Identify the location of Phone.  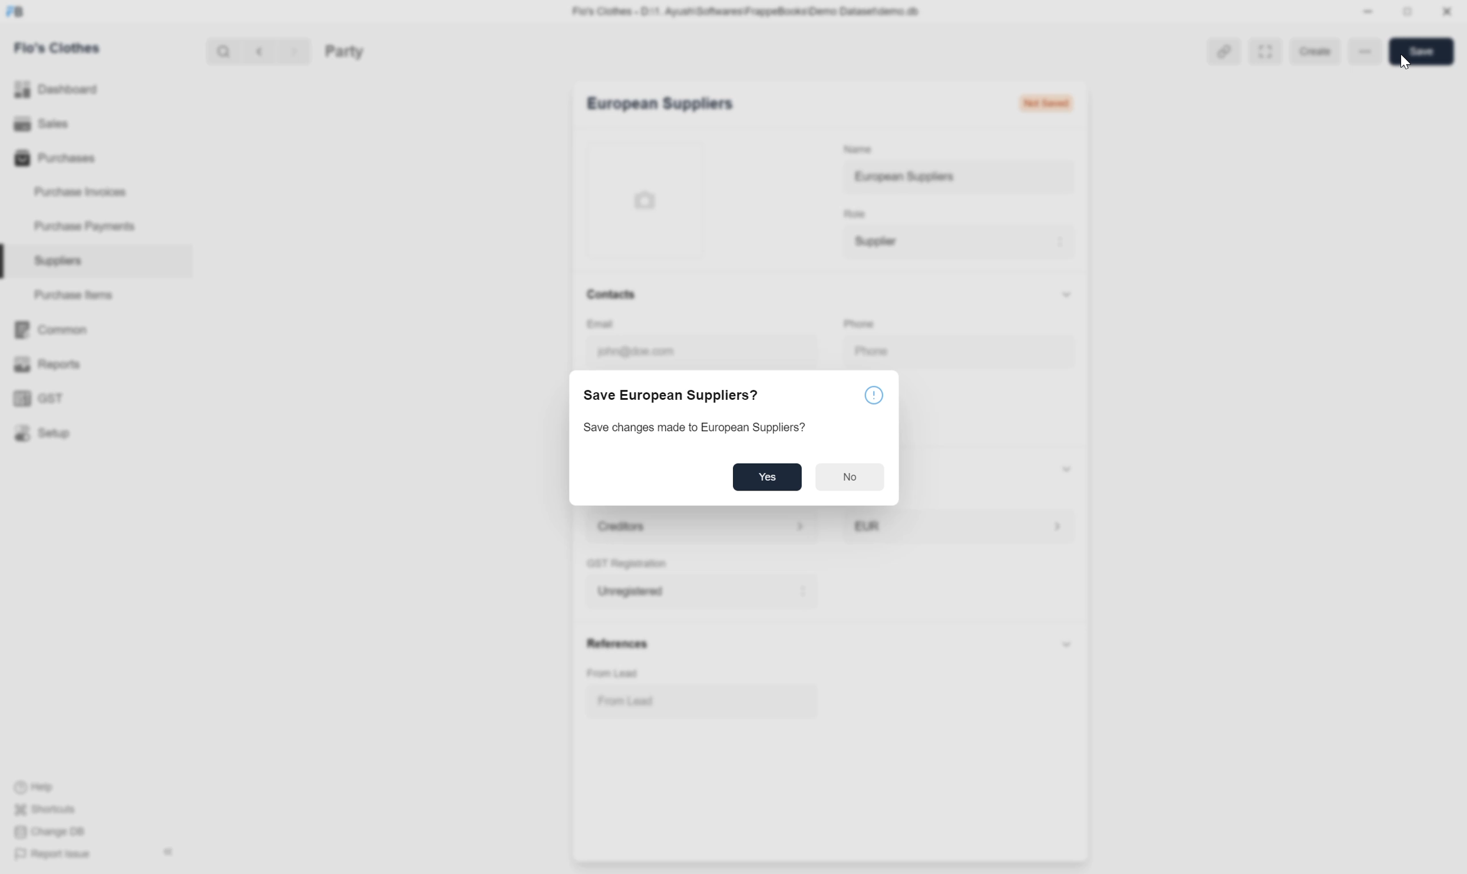
(873, 322).